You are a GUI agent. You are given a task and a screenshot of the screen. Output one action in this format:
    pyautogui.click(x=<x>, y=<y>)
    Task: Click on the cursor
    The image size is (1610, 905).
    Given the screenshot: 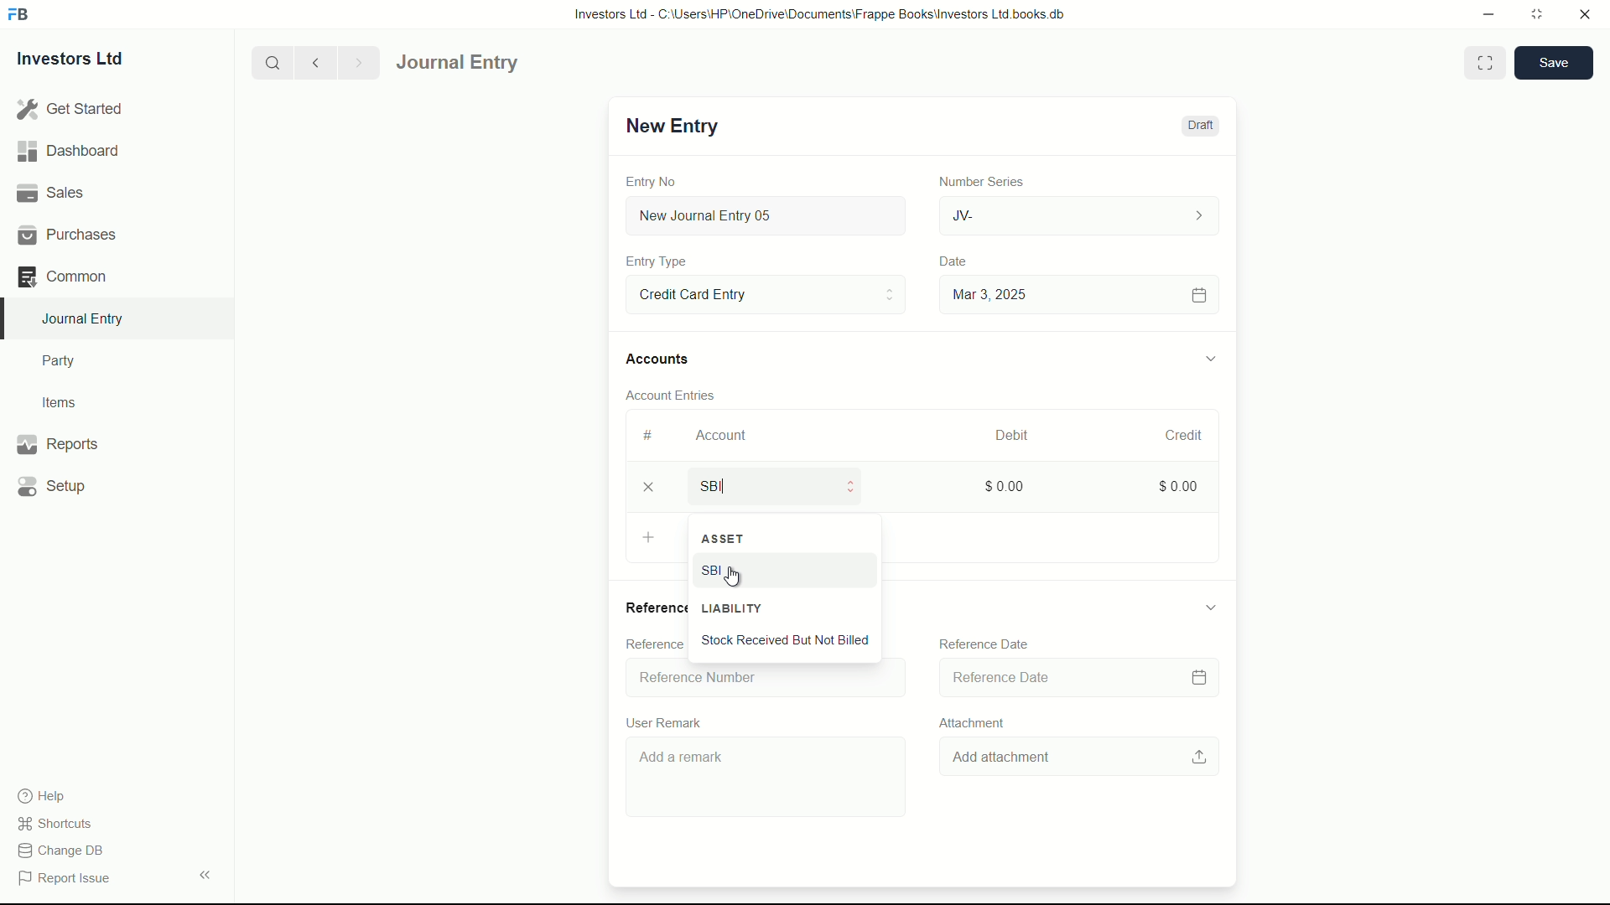 What is the action you would take?
    pyautogui.click(x=735, y=578)
    